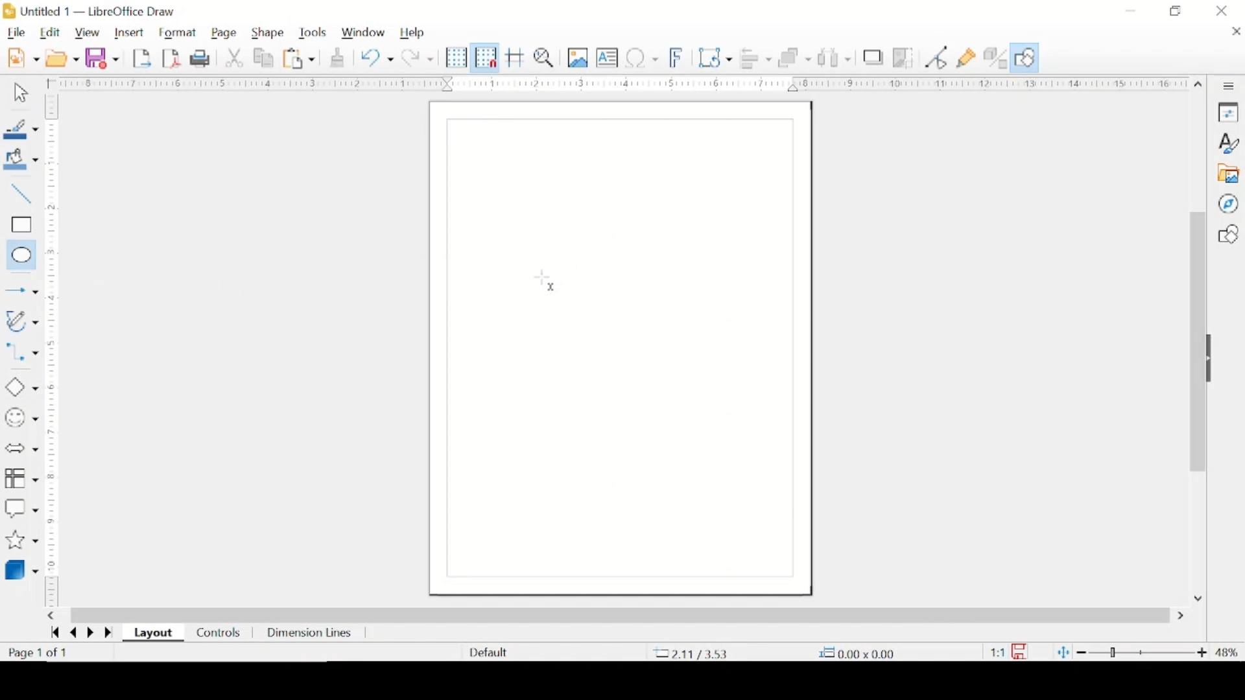 Image resolution: width=1245 pixels, height=700 pixels. Describe the element at coordinates (21, 129) in the screenshot. I see `line color` at that location.